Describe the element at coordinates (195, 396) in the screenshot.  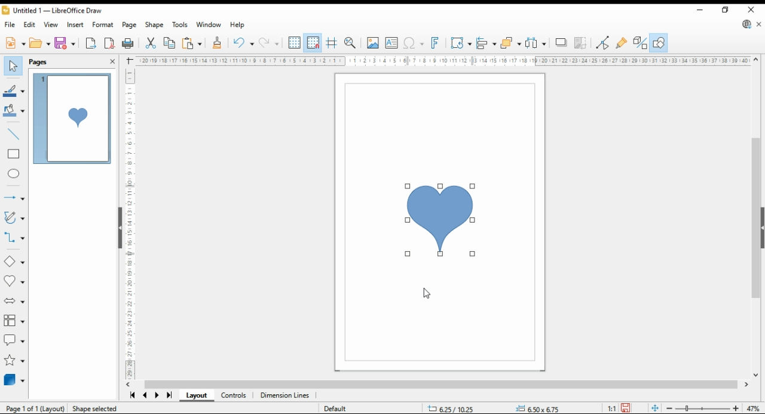
I see `layout` at that location.